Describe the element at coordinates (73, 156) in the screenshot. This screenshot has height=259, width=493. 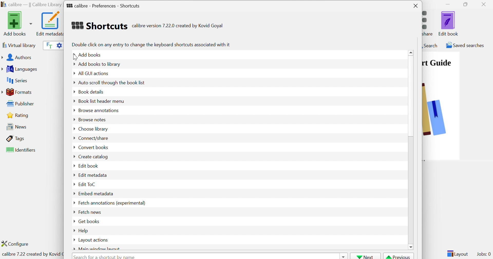
I see `Drop Down` at that location.